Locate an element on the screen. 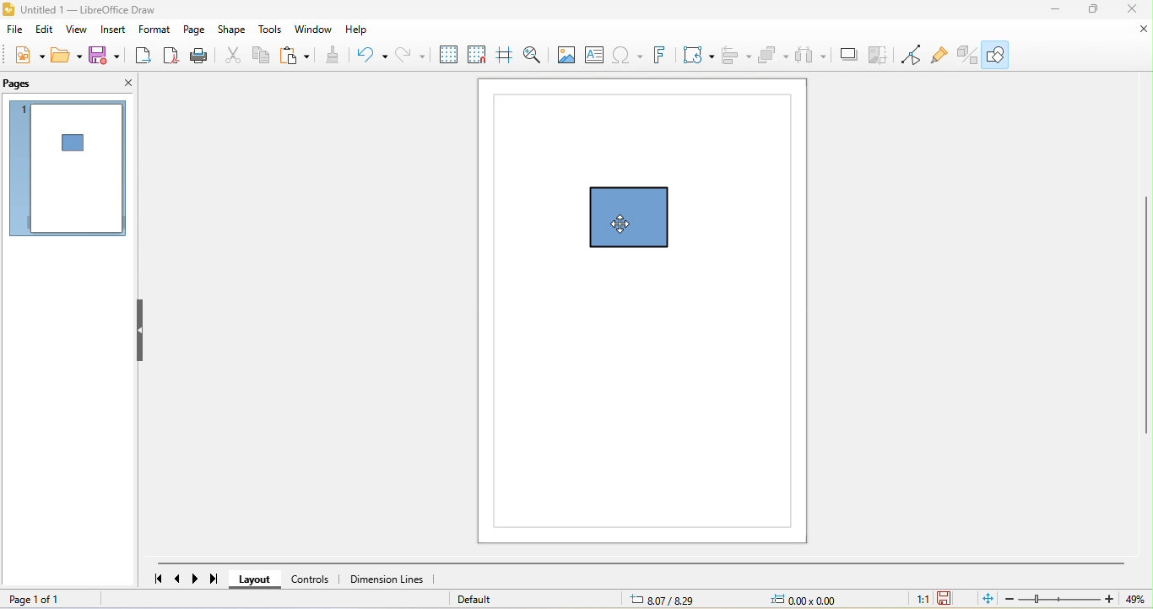 This screenshot has height=609, width=1153. edit is located at coordinates (46, 30).